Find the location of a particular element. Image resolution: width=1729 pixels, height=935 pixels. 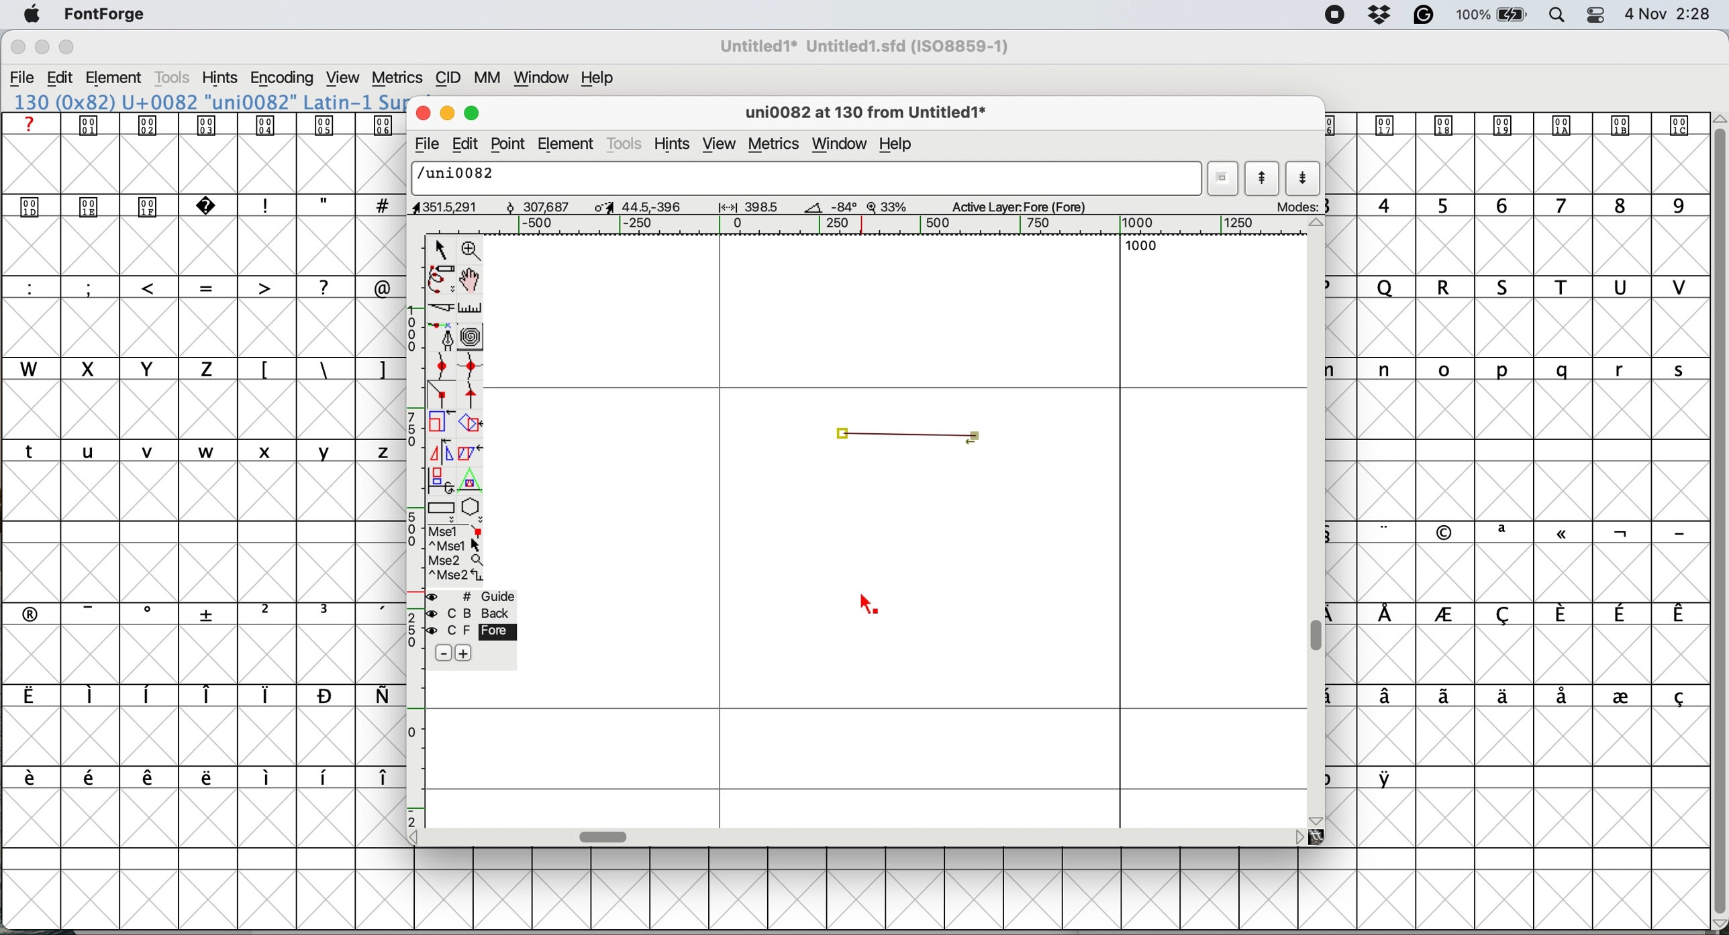

point is located at coordinates (509, 144).